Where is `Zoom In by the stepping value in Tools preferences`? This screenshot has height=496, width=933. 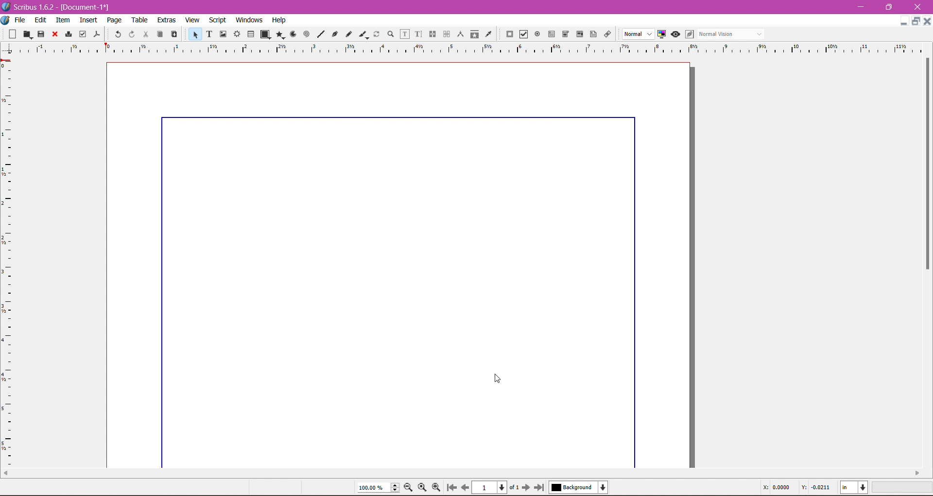 Zoom In by the stepping value in Tools preferences is located at coordinates (435, 486).